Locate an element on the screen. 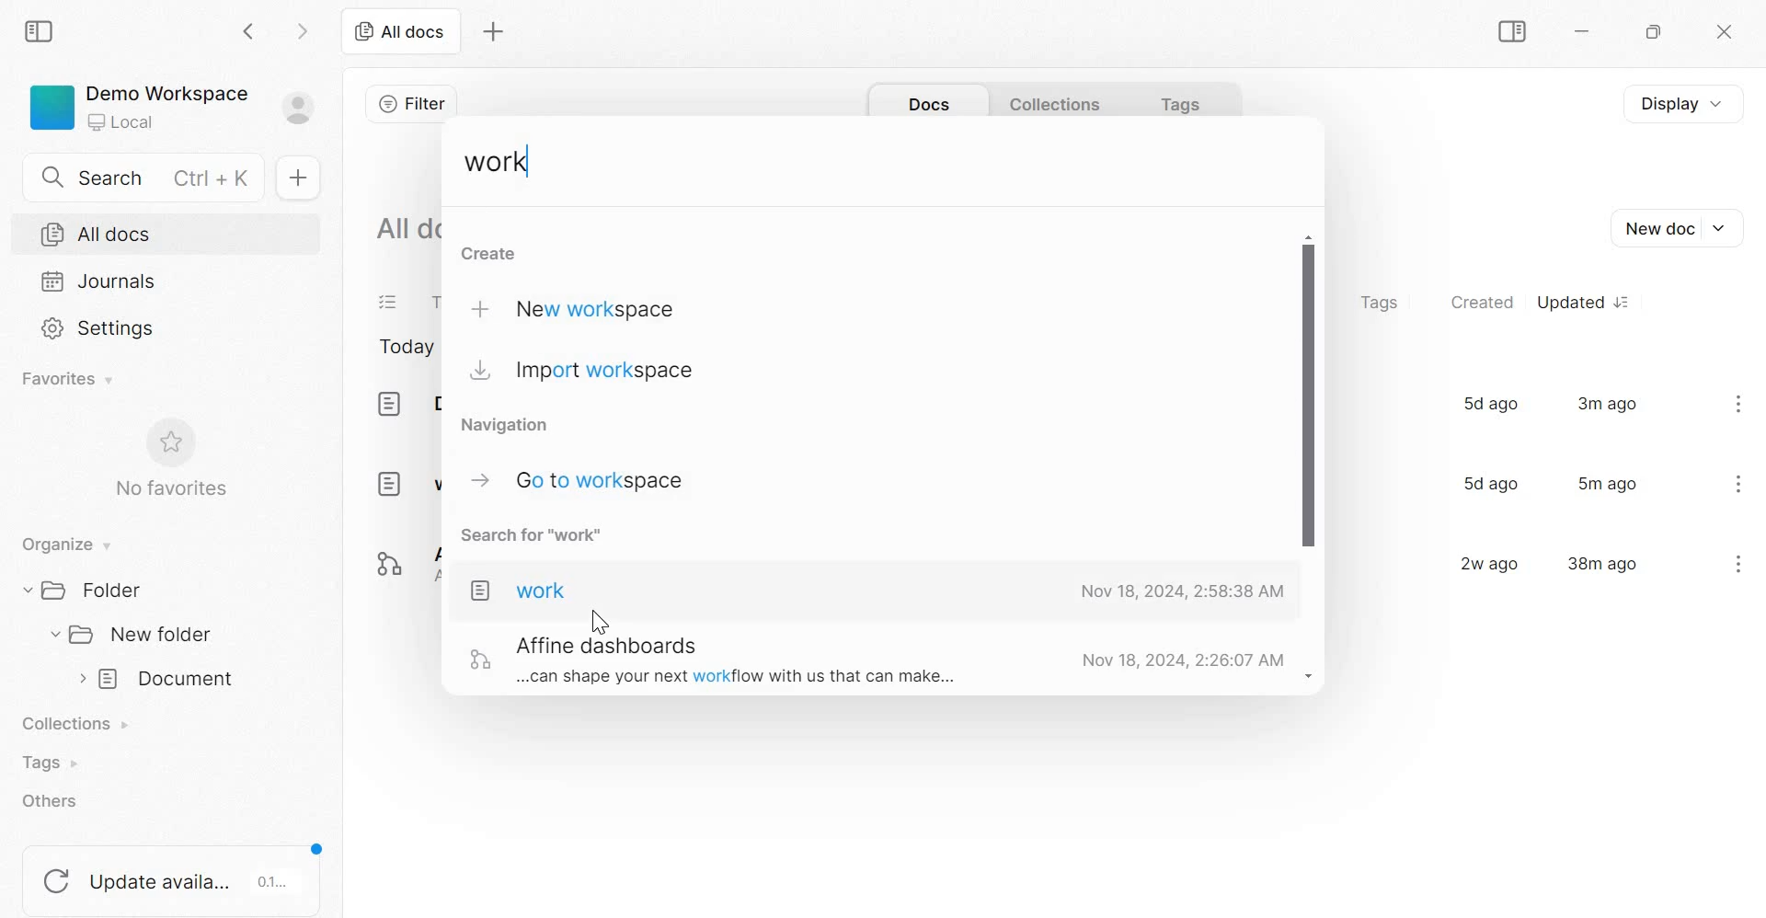 This screenshot has width=1766, height=918. All docs is located at coordinates (399, 30).